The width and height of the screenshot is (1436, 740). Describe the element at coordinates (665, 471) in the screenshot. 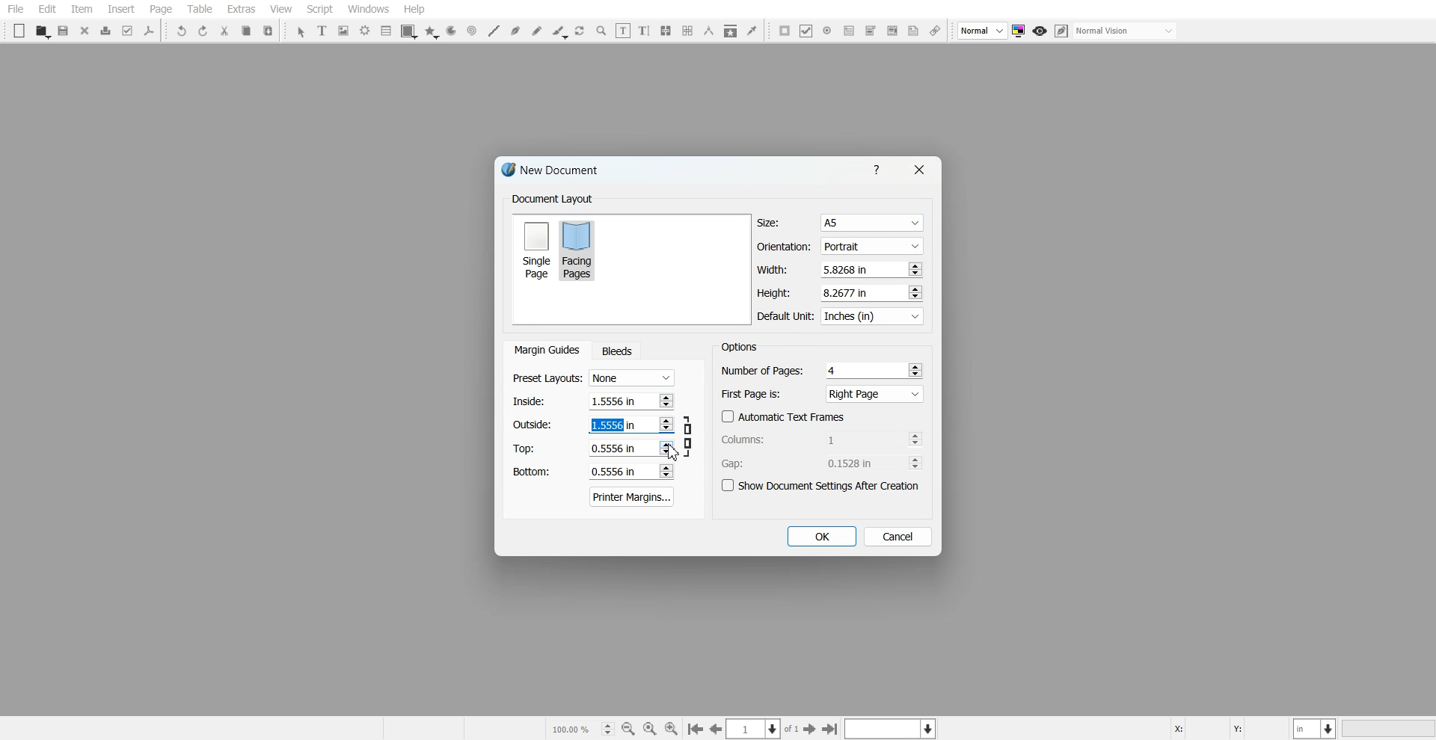

I see `Increase and decrease No. ` at that location.